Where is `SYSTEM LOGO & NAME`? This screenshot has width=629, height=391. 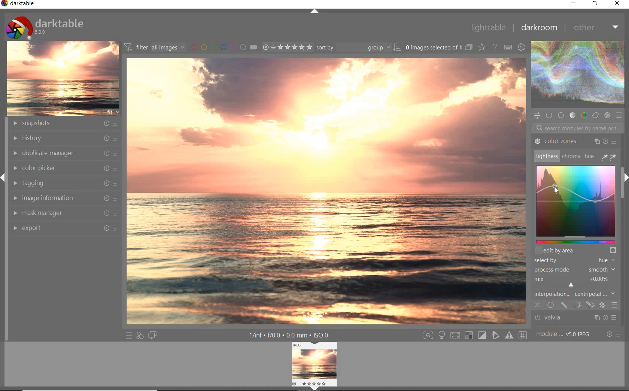 SYSTEM LOGO & NAME is located at coordinates (45, 26).